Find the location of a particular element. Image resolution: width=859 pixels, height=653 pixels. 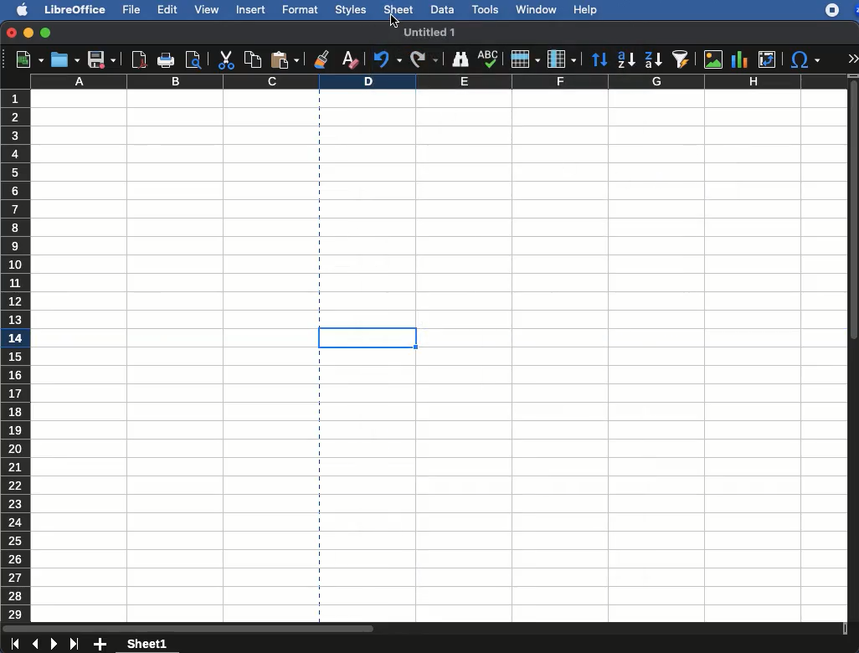

autofilter is located at coordinates (682, 59).